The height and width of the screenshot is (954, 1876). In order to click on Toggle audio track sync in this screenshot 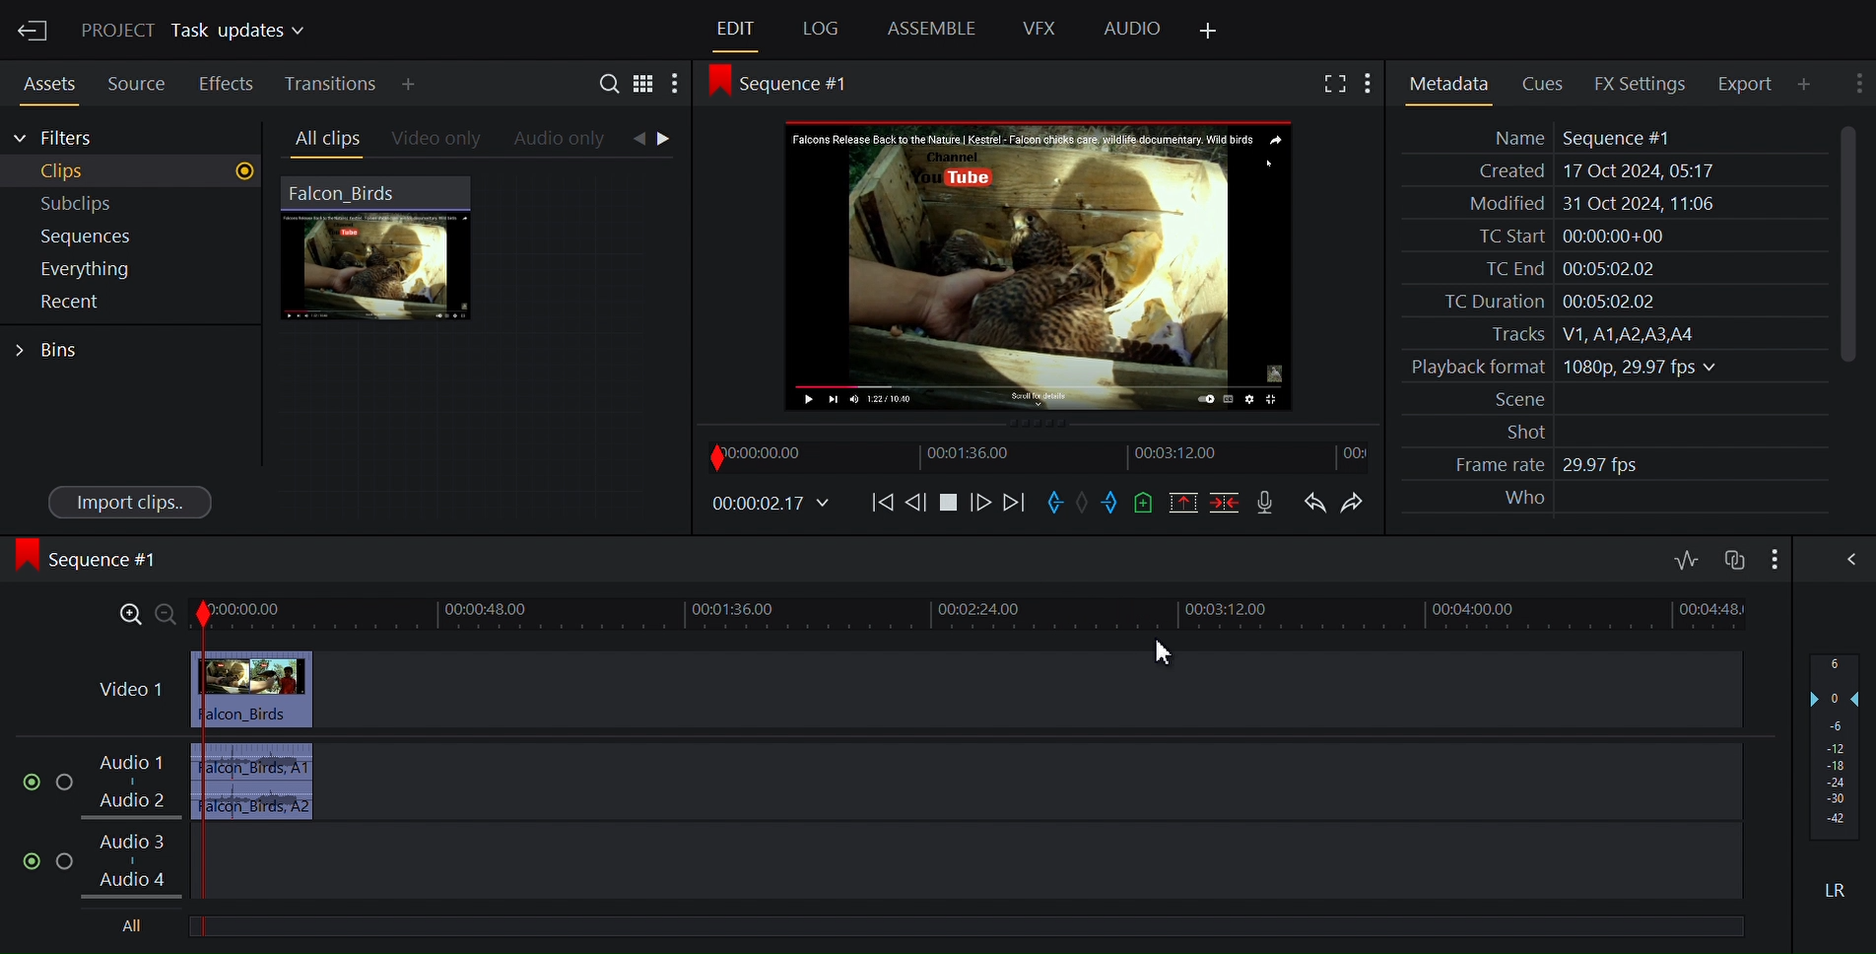, I will do `click(1732, 557)`.